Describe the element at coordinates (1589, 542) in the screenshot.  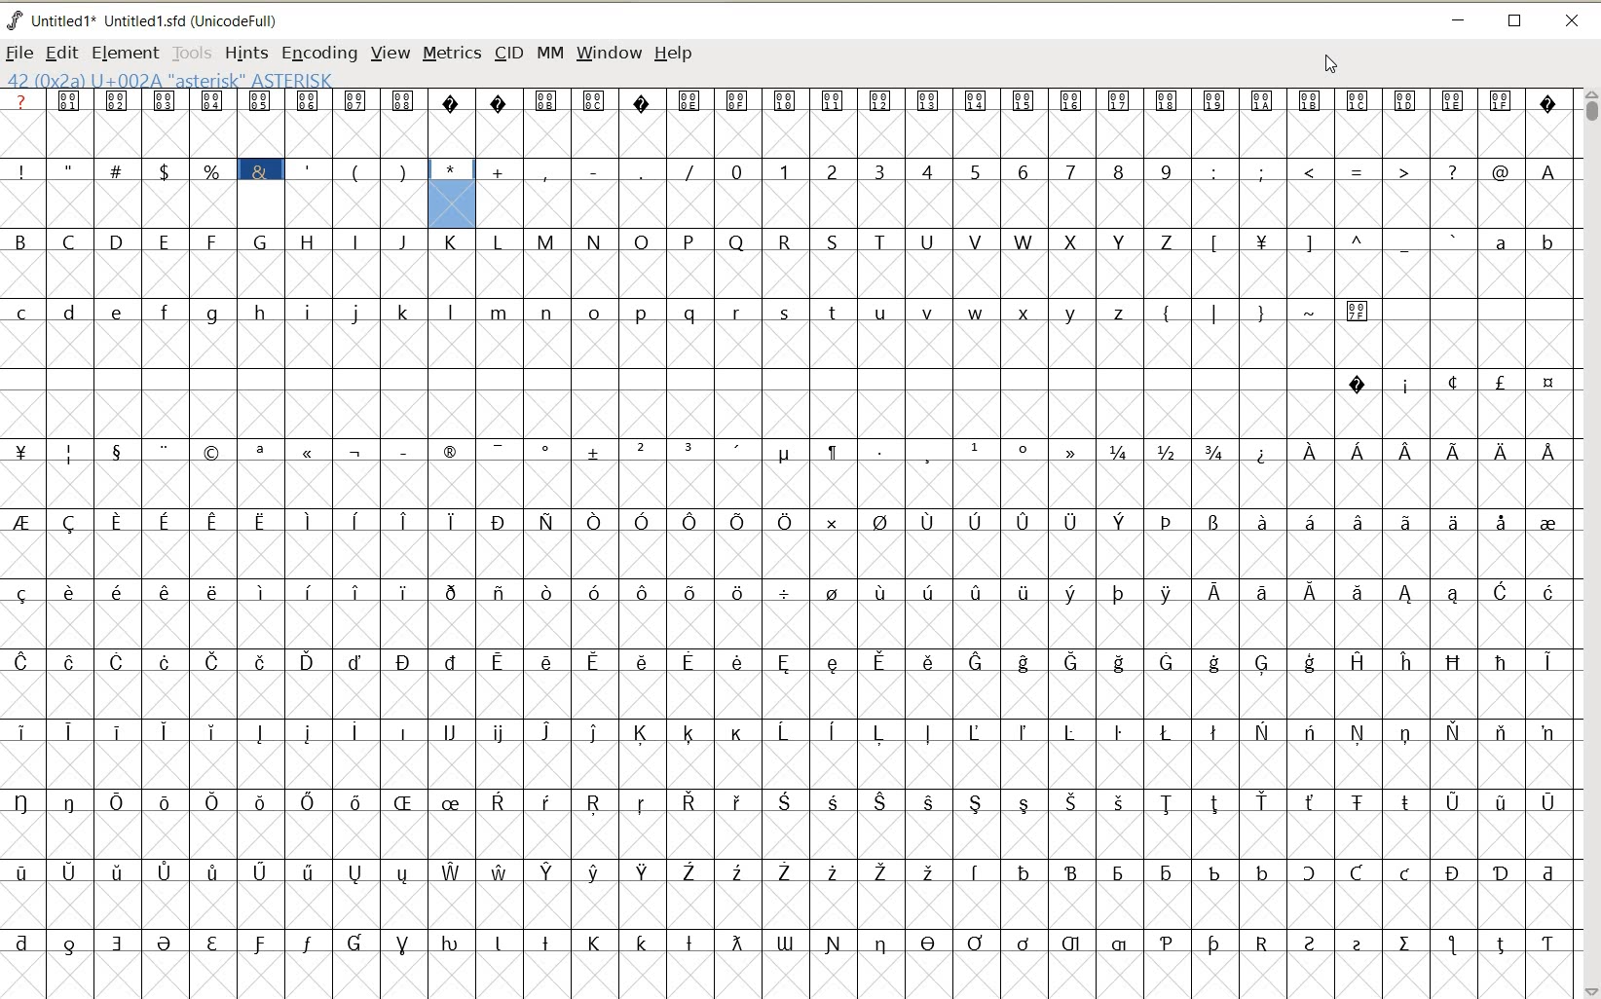
I see `SCROLLBAR` at that location.